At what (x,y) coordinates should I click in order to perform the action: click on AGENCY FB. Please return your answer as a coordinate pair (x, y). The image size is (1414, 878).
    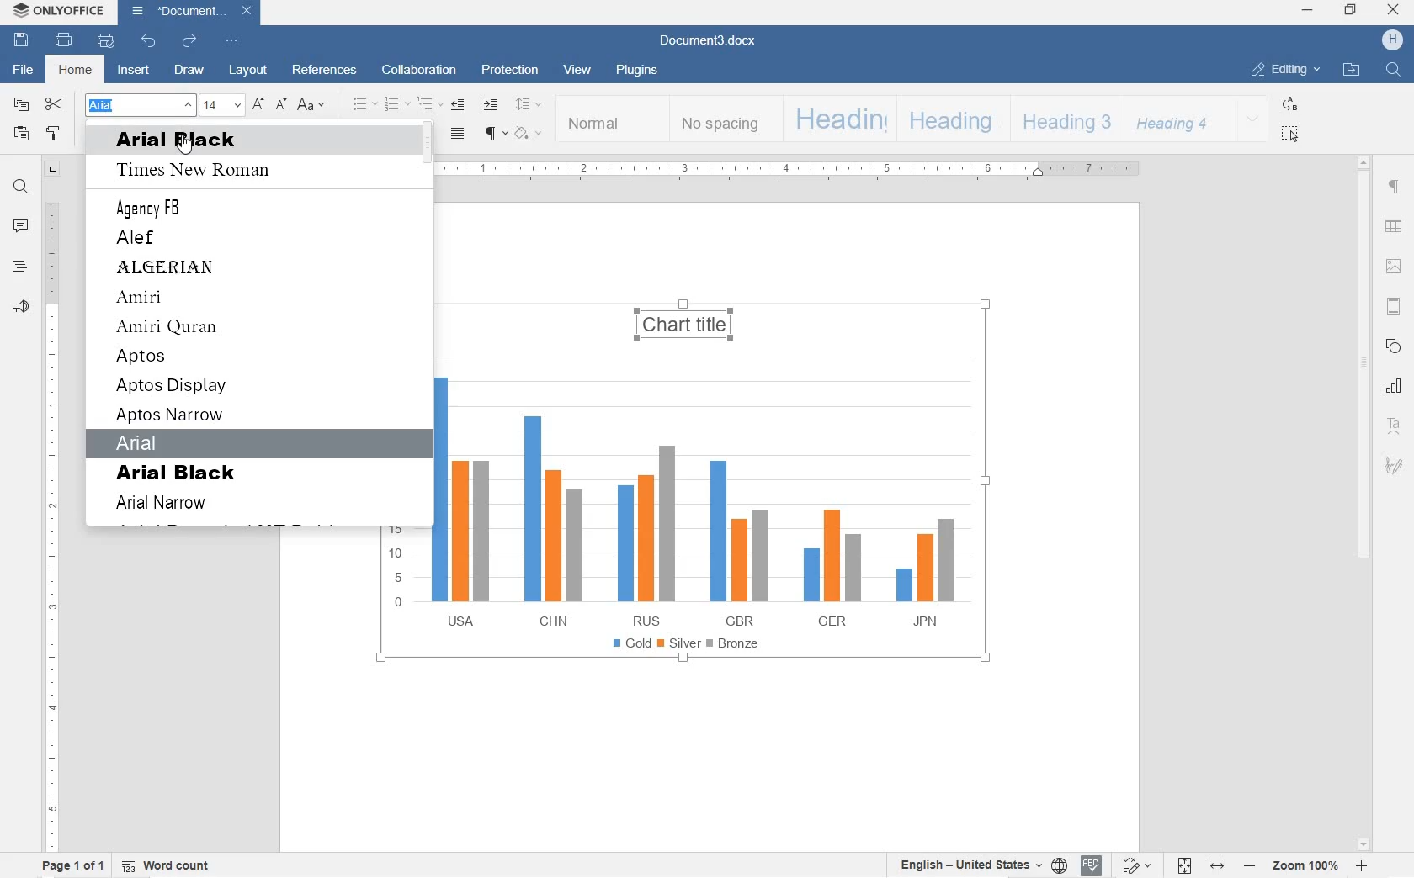
    Looking at the image, I should click on (152, 208).